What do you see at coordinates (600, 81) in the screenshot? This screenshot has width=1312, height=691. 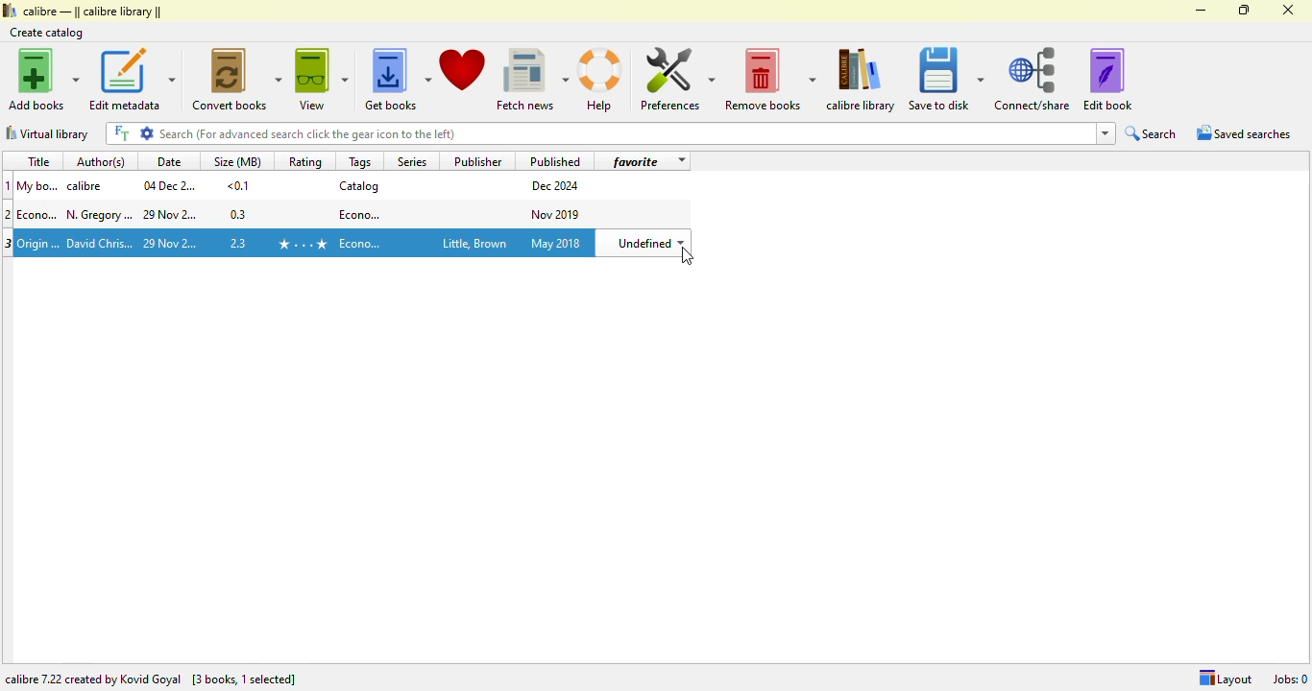 I see `help` at bounding box center [600, 81].